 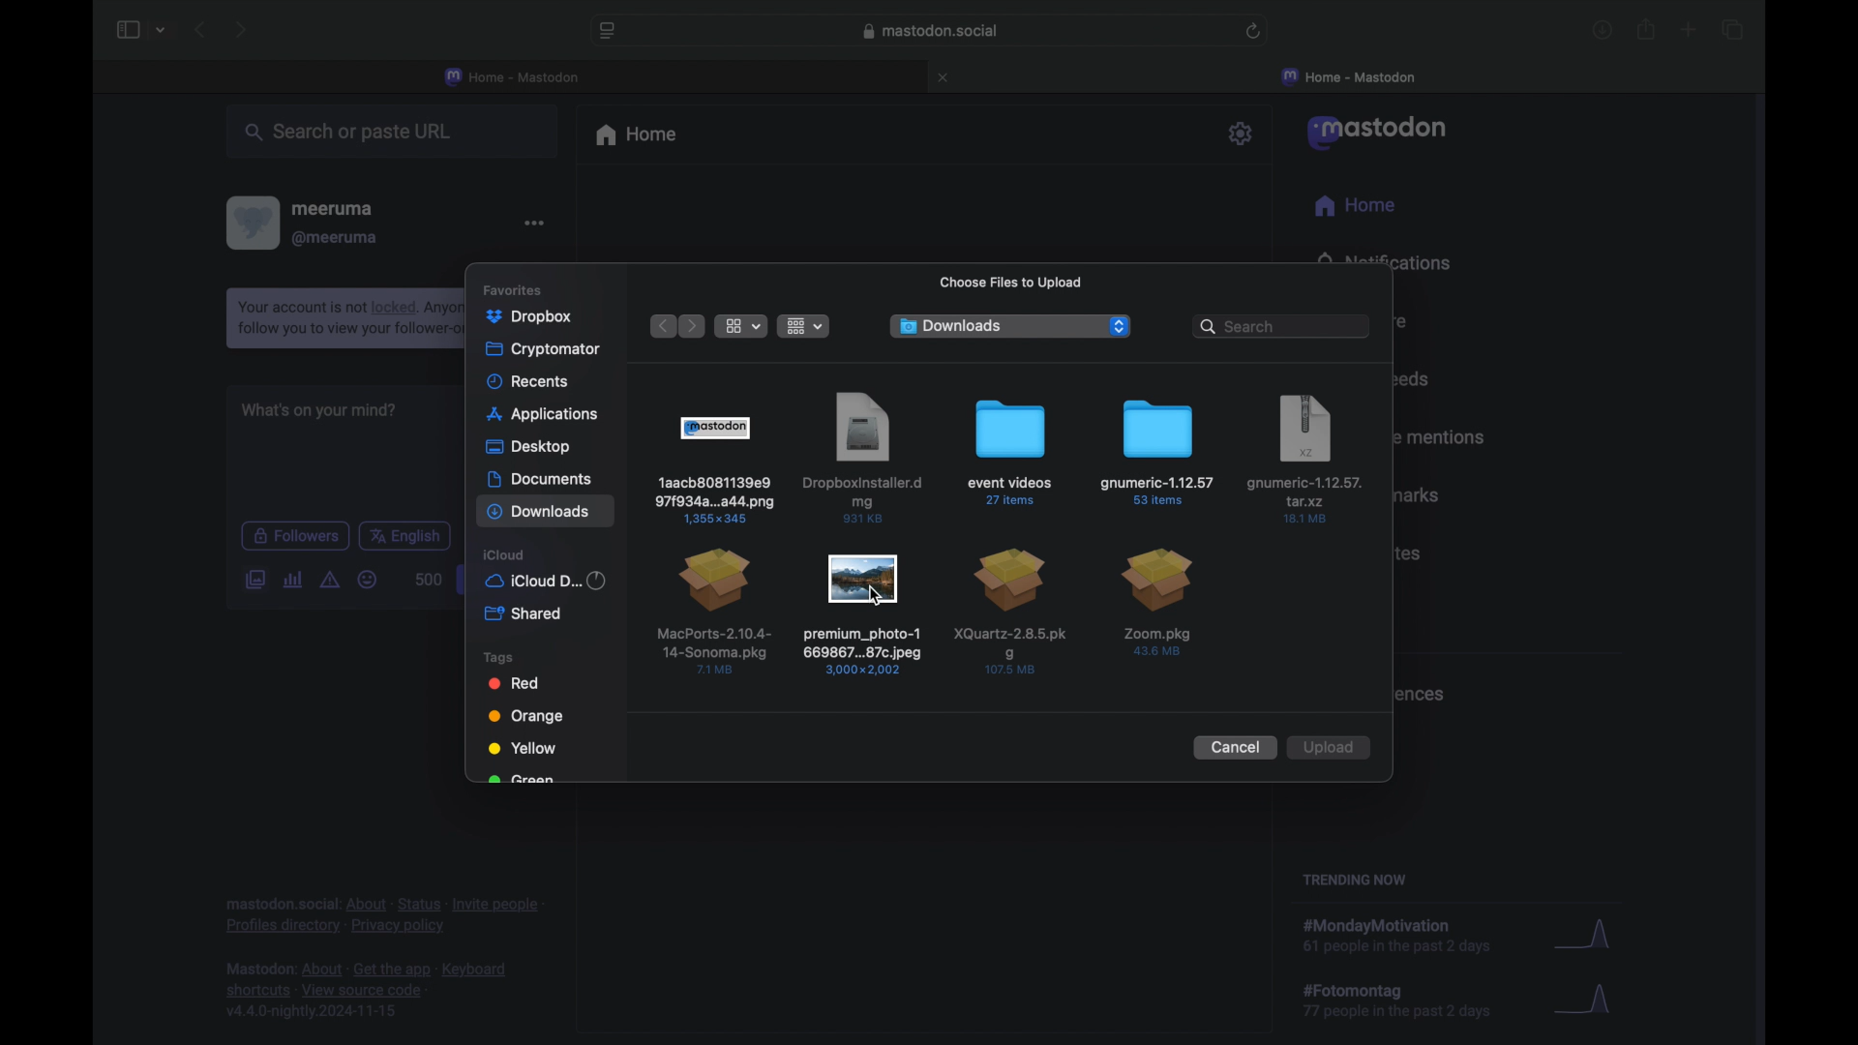 What do you see at coordinates (639, 136) in the screenshot?
I see `home` at bounding box center [639, 136].